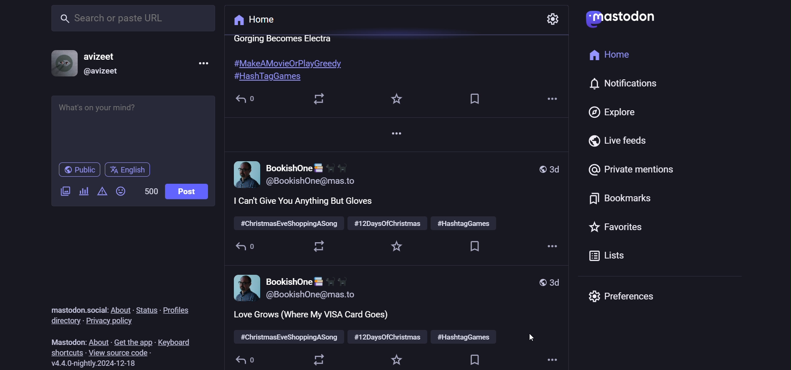 Image resolution: width=791 pixels, height=370 pixels. What do you see at coordinates (316, 249) in the screenshot?
I see `boost` at bounding box center [316, 249].